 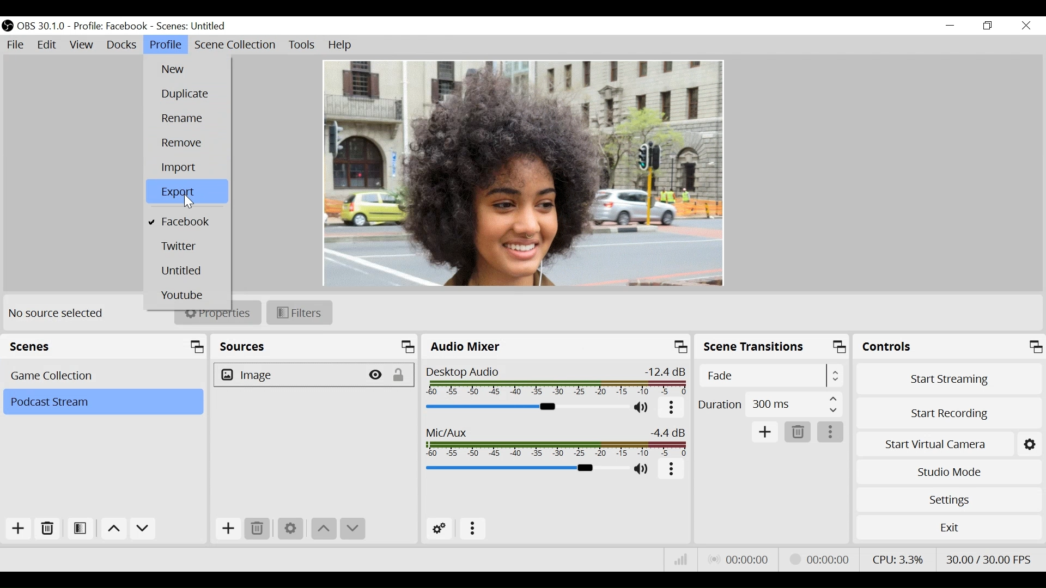 I want to click on (un)mute, so click(x=643, y=469).